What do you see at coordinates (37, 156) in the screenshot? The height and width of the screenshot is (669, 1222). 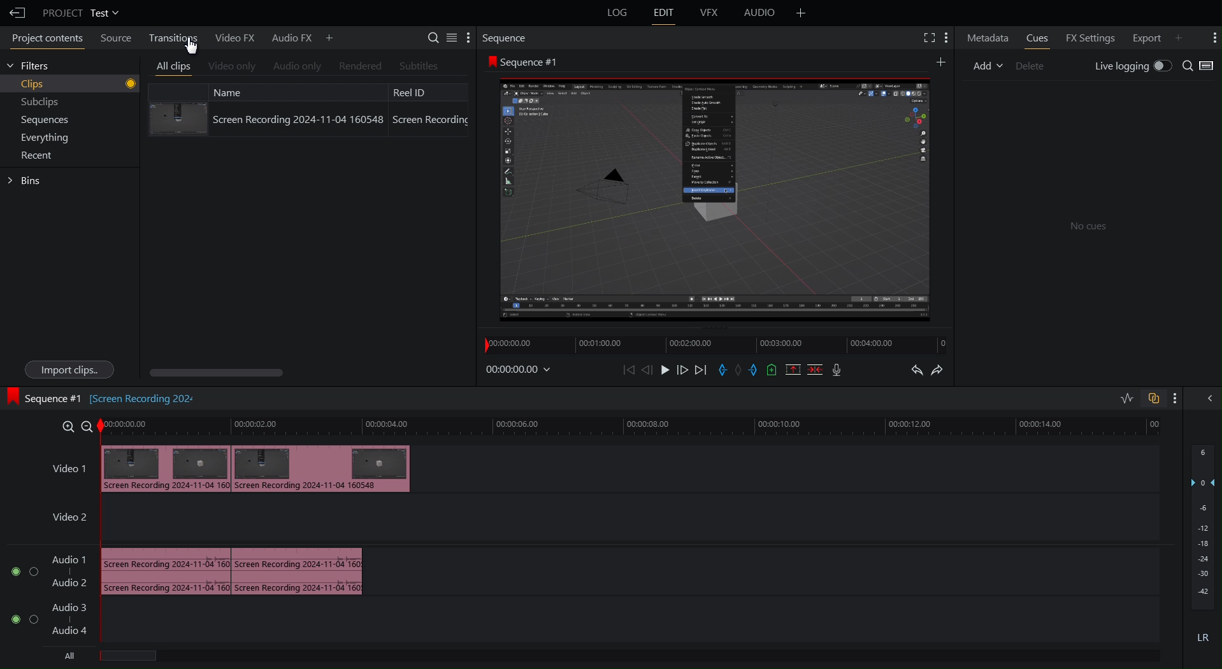 I see `Recent` at bounding box center [37, 156].